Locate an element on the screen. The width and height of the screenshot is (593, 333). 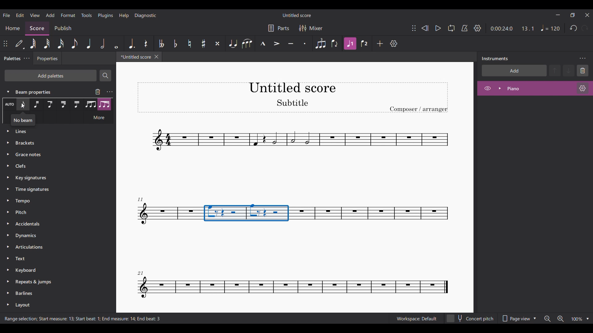
Grace notes is located at coordinates (56, 154).